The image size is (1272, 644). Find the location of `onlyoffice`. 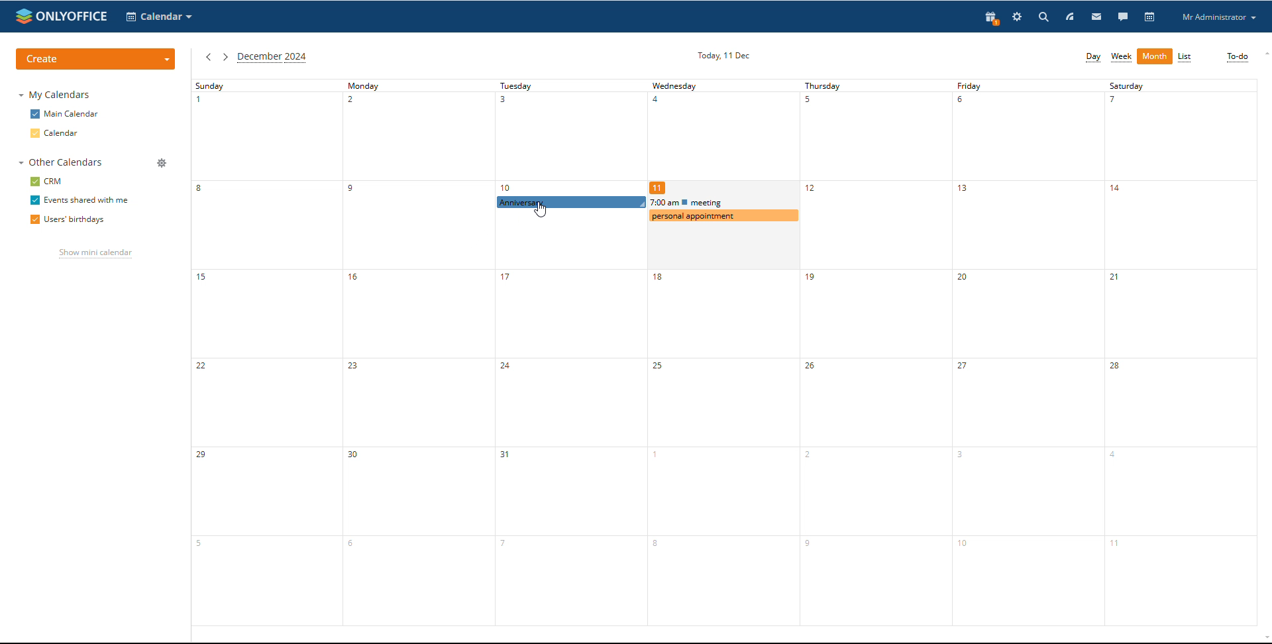

onlyoffice is located at coordinates (74, 16).